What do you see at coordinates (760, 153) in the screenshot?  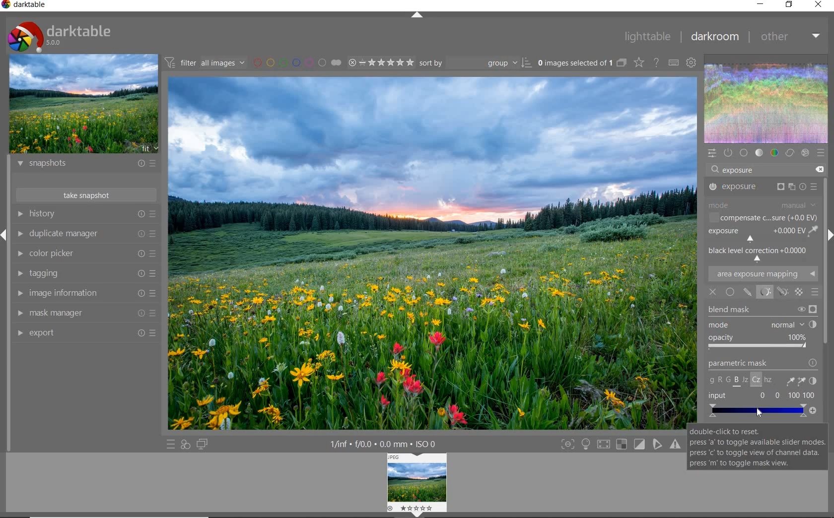 I see `tone` at bounding box center [760, 153].